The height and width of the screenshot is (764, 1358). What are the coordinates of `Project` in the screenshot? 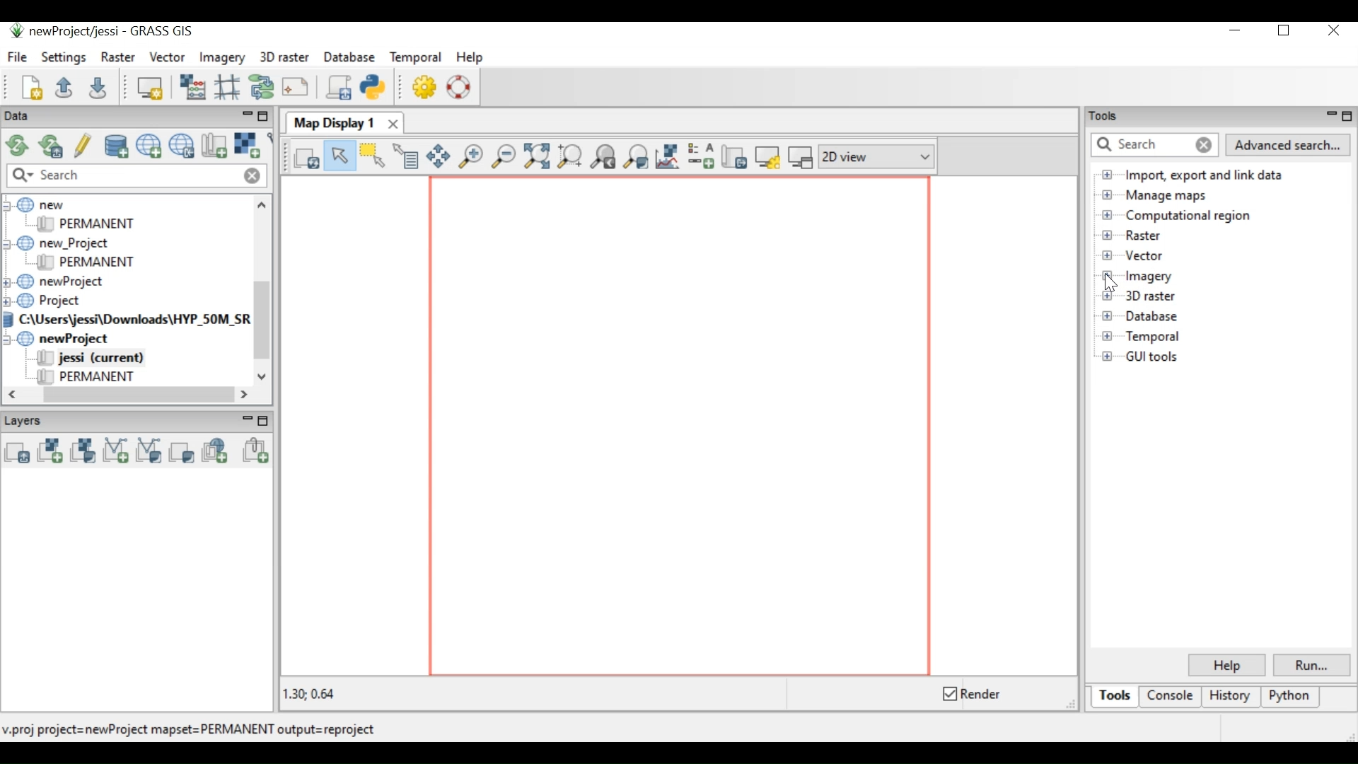 It's located at (55, 298).